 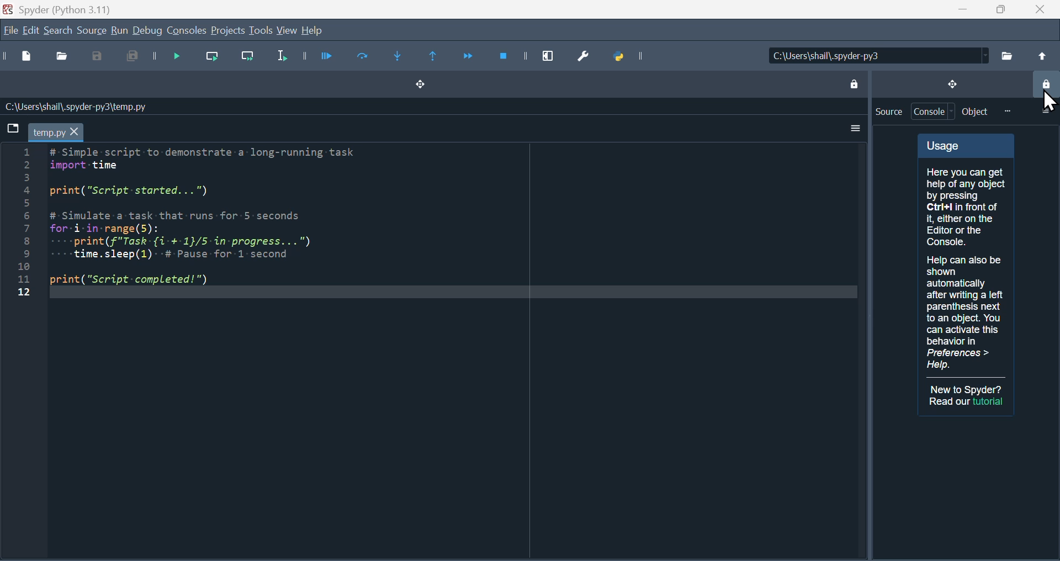 I want to click on C:\Users\shail\.spyder-py3\temp.py, so click(x=75, y=107).